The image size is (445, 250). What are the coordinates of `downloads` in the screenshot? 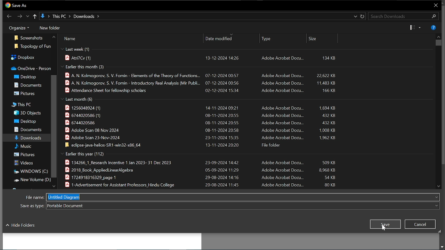 It's located at (26, 137).